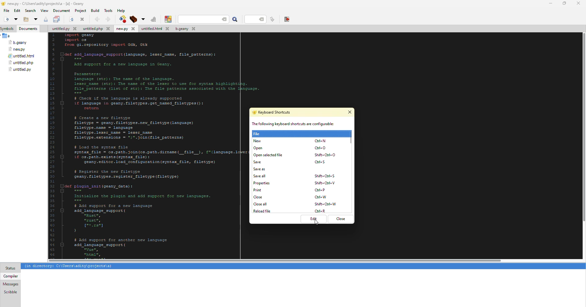 The height and width of the screenshot is (307, 586). Describe the element at coordinates (107, 19) in the screenshot. I see `forward` at that location.